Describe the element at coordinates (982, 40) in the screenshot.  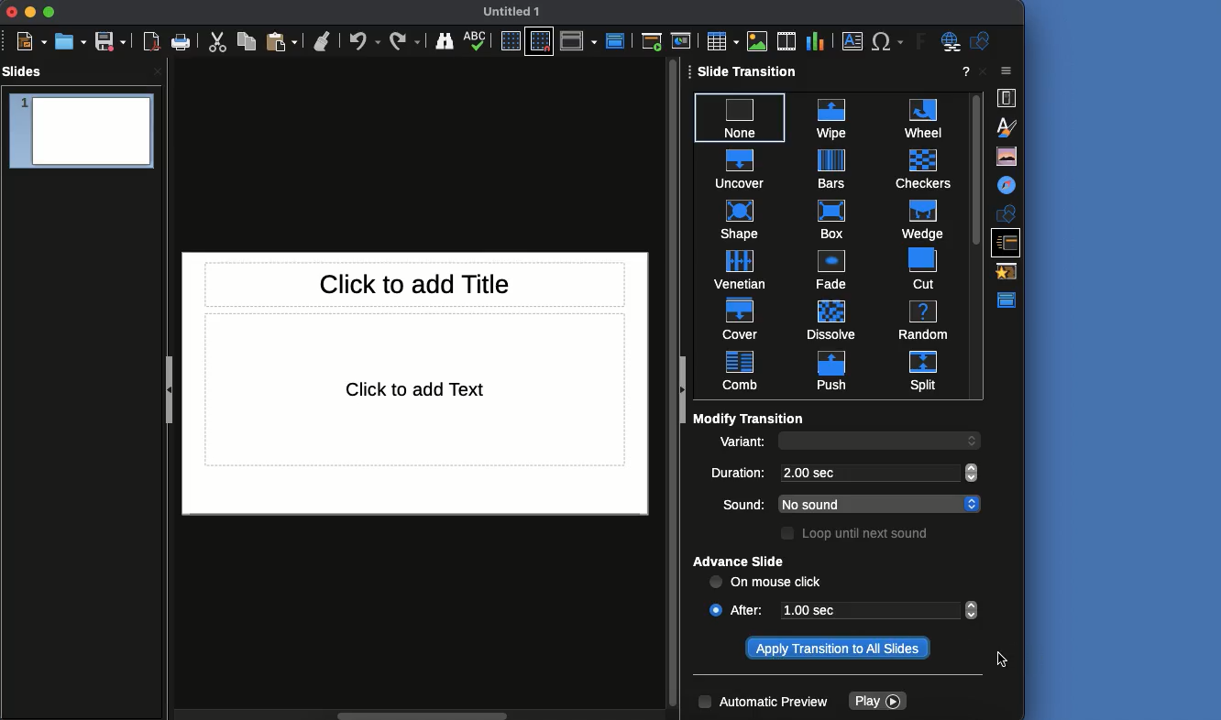
I see `Shapes` at that location.